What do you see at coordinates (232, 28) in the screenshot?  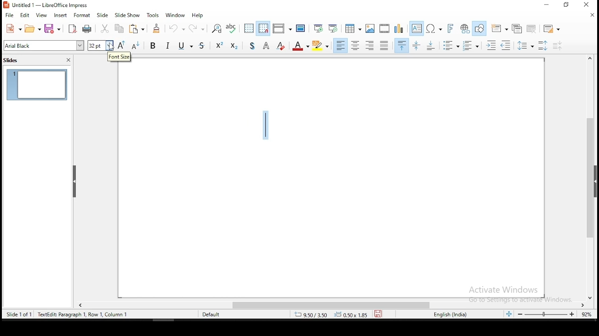 I see `spell check` at bounding box center [232, 28].